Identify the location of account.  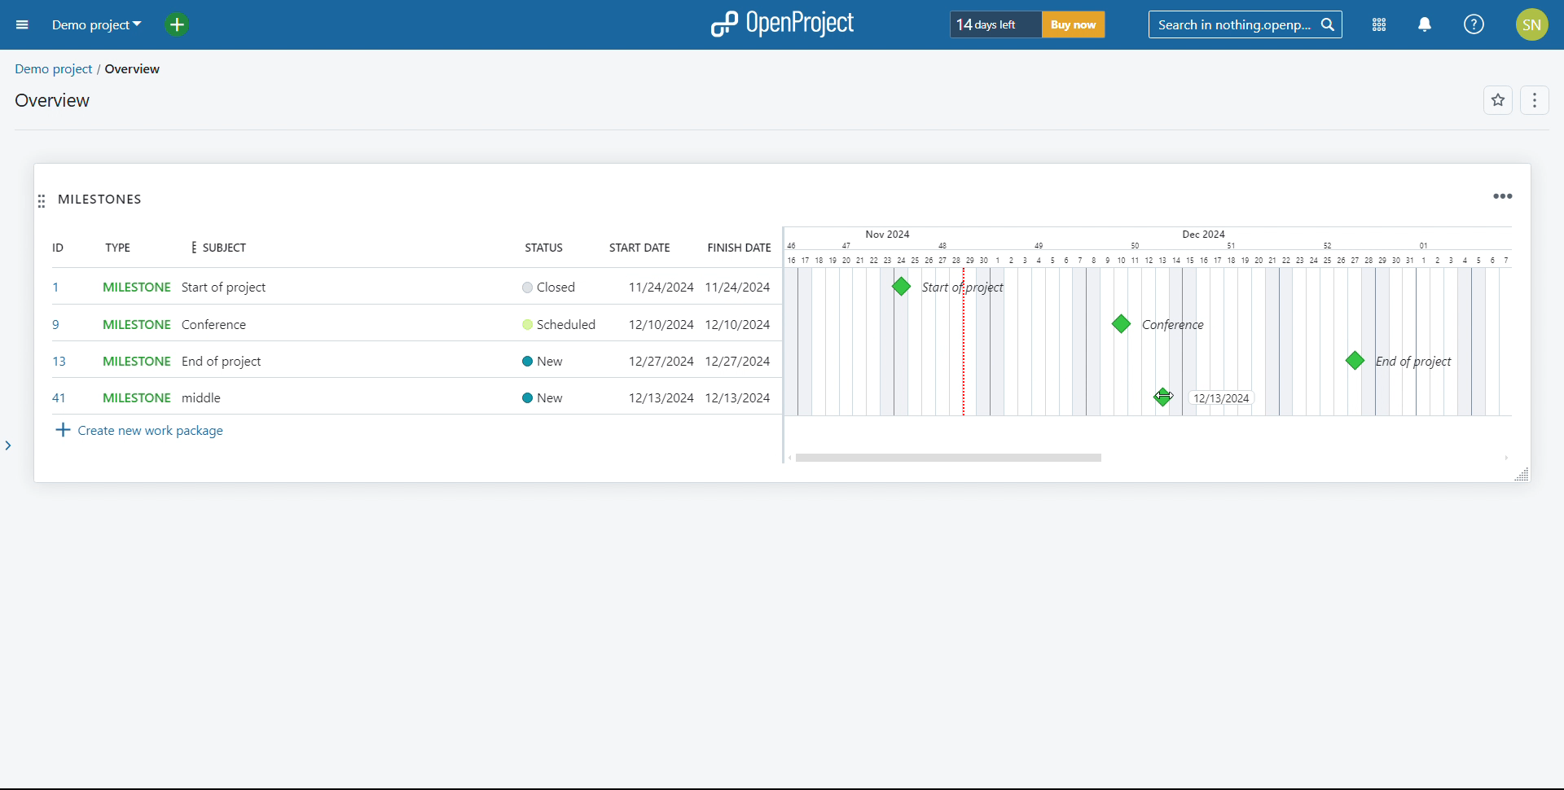
(1534, 24).